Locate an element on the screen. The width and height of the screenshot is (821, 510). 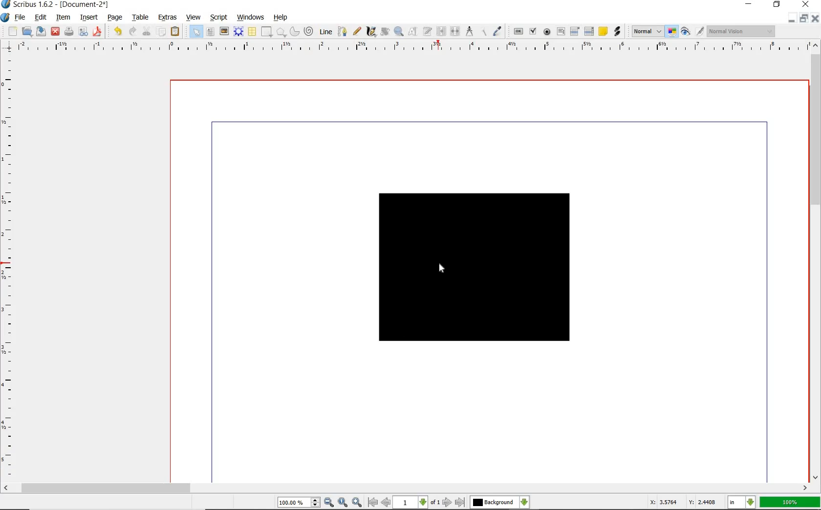
zoom in or out is located at coordinates (399, 31).